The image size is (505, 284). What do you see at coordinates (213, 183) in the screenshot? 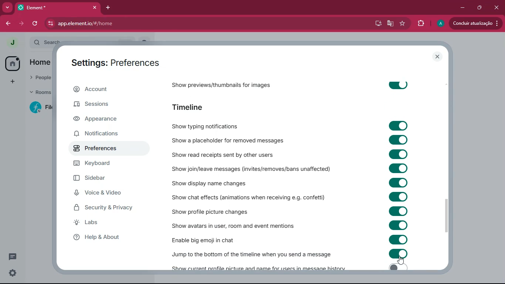
I see `show display name changes` at bounding box center [213, 183].